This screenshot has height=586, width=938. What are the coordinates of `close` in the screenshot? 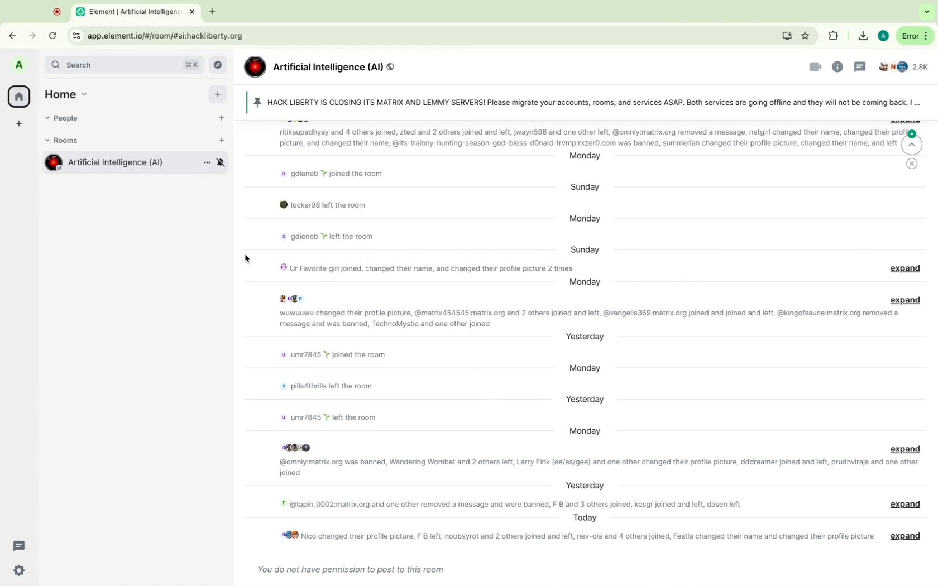 It's located at (913, 164).